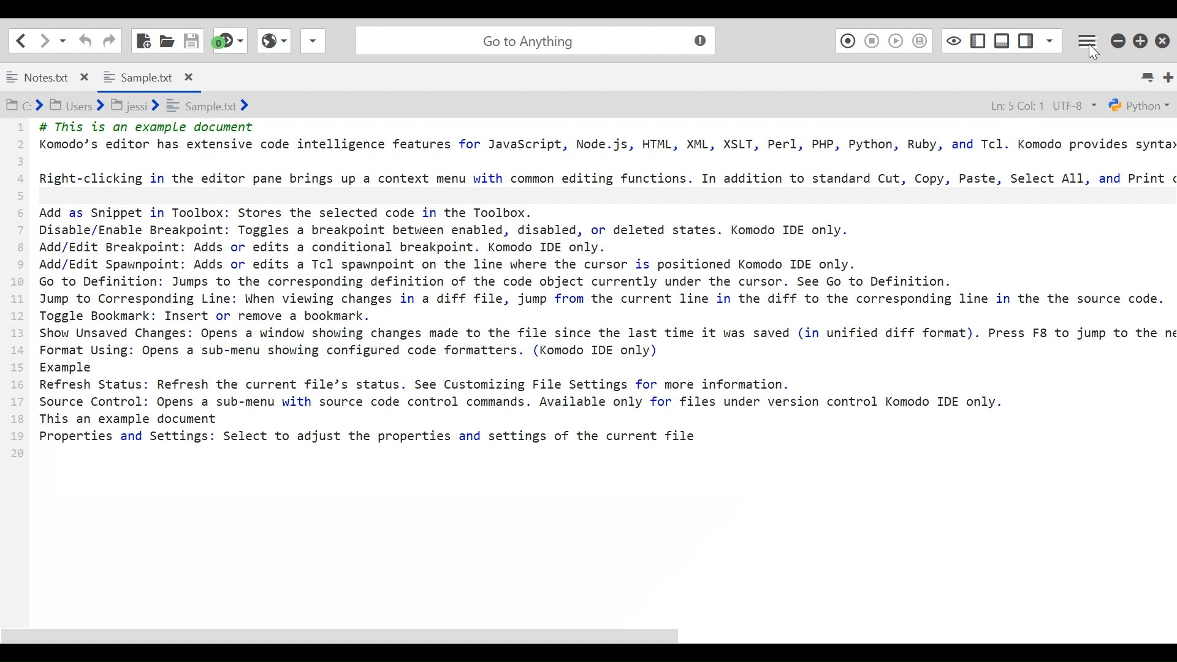  I want to click on Undo, so click(86, 40).